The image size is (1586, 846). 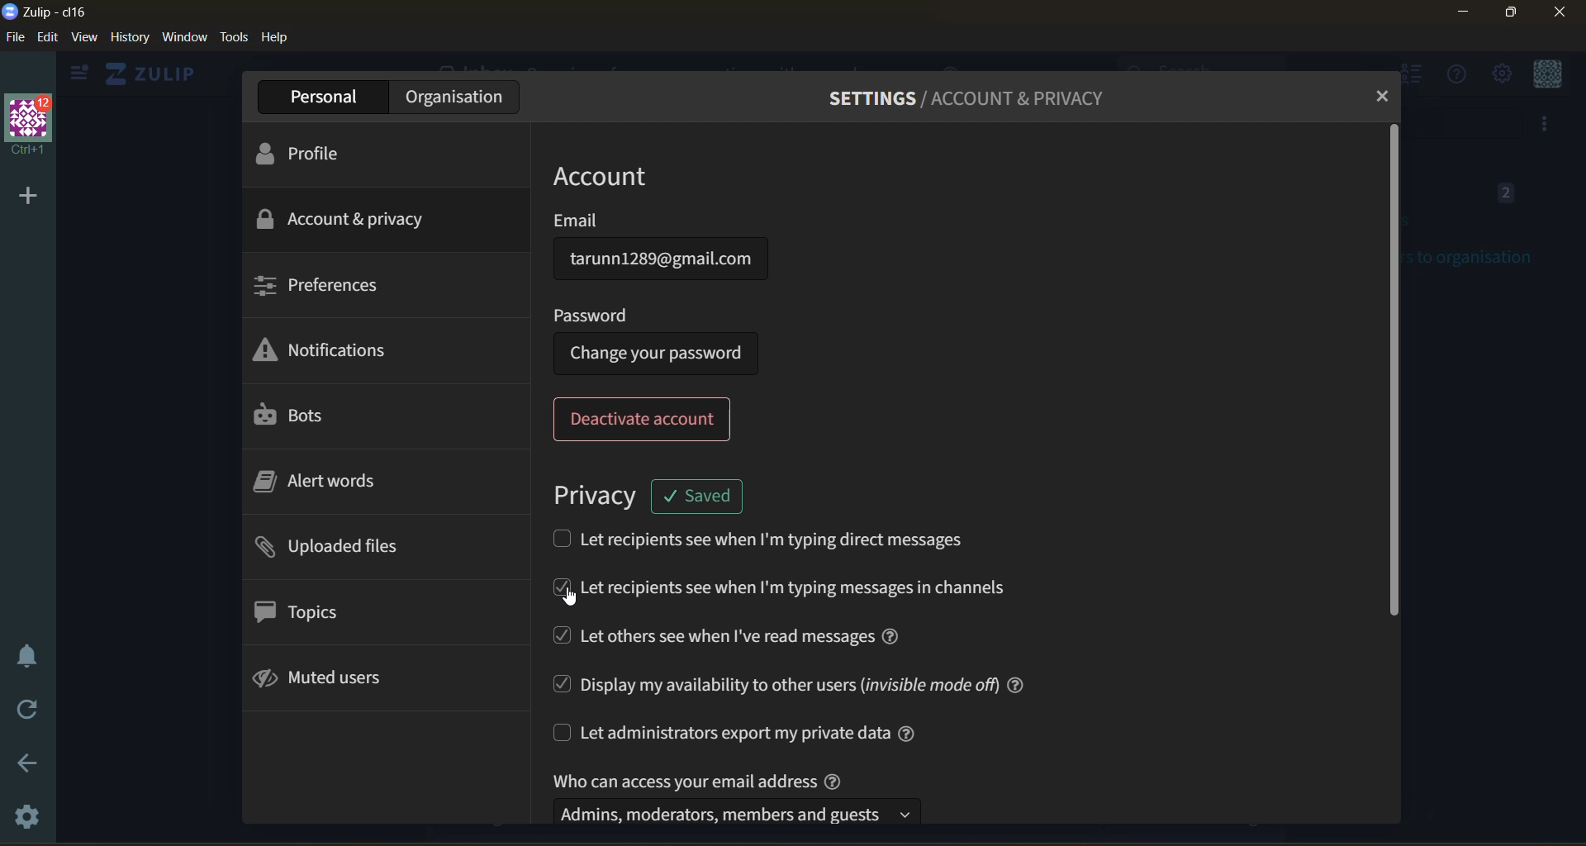 I want to click on history, so click(x=130, y=40).